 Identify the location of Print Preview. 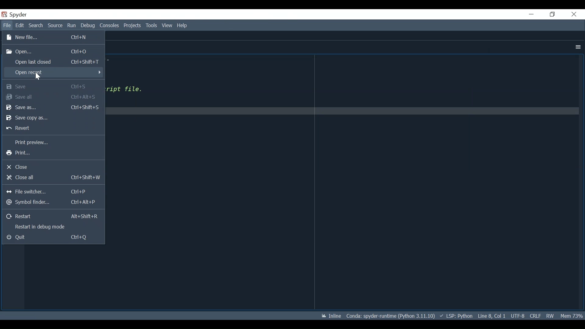
(53, 142).